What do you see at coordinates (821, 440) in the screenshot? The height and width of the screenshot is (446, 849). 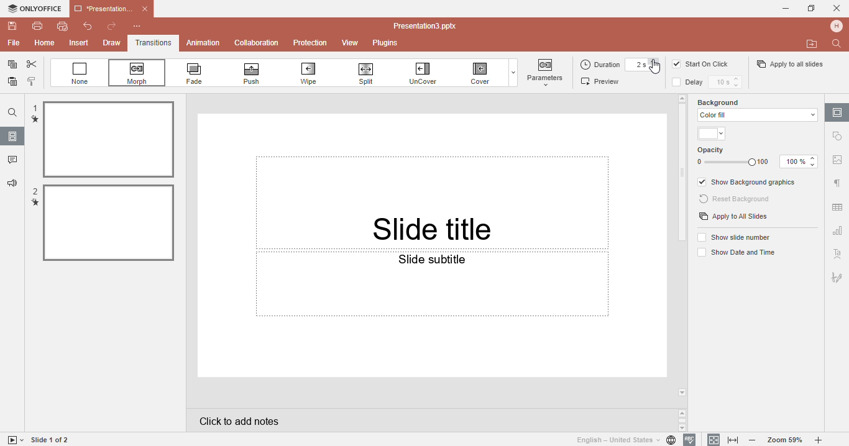 I see `Zoom in` at bounding box center [821, 440].